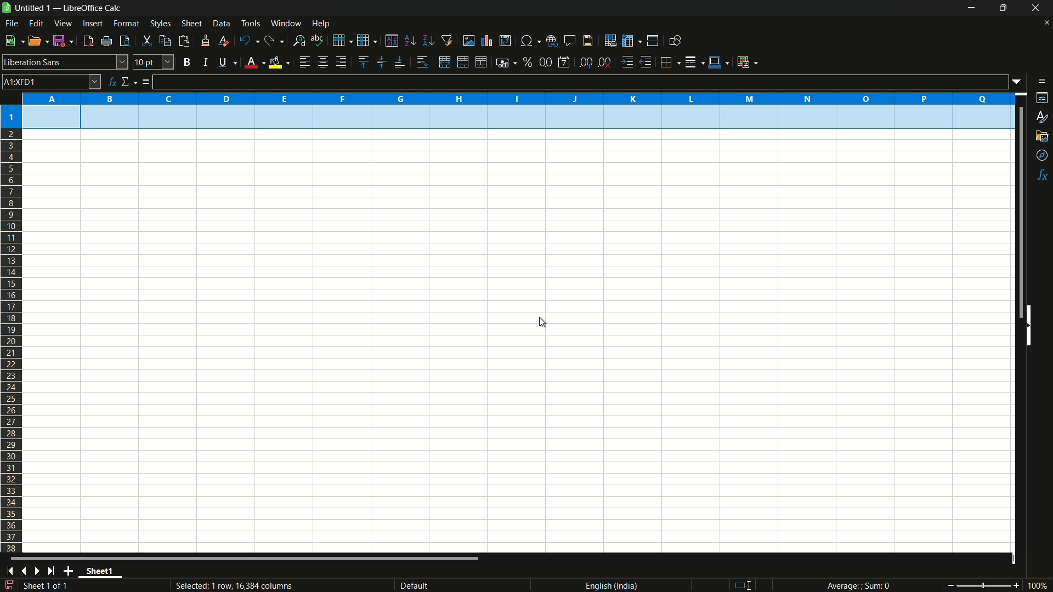 This screenshot has width=1053, height=592. What do you see at coordinates (250, 23) in the screenshot?
I see `tools menu` at bounding box center [250, 23].